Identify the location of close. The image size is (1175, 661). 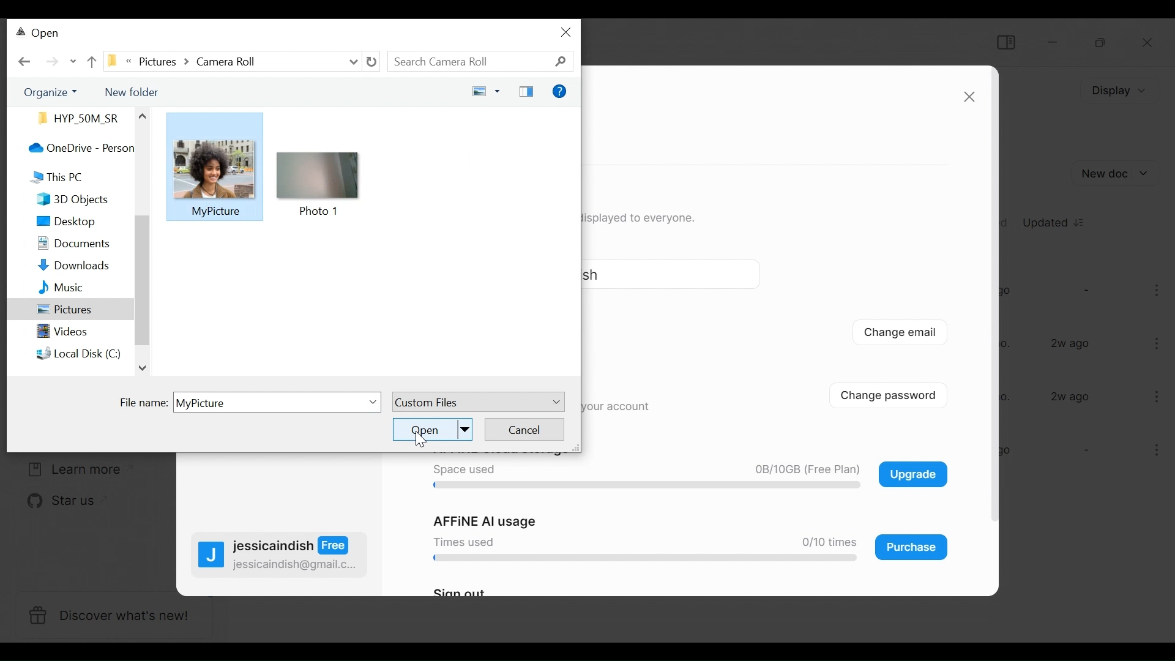
(567, 32).